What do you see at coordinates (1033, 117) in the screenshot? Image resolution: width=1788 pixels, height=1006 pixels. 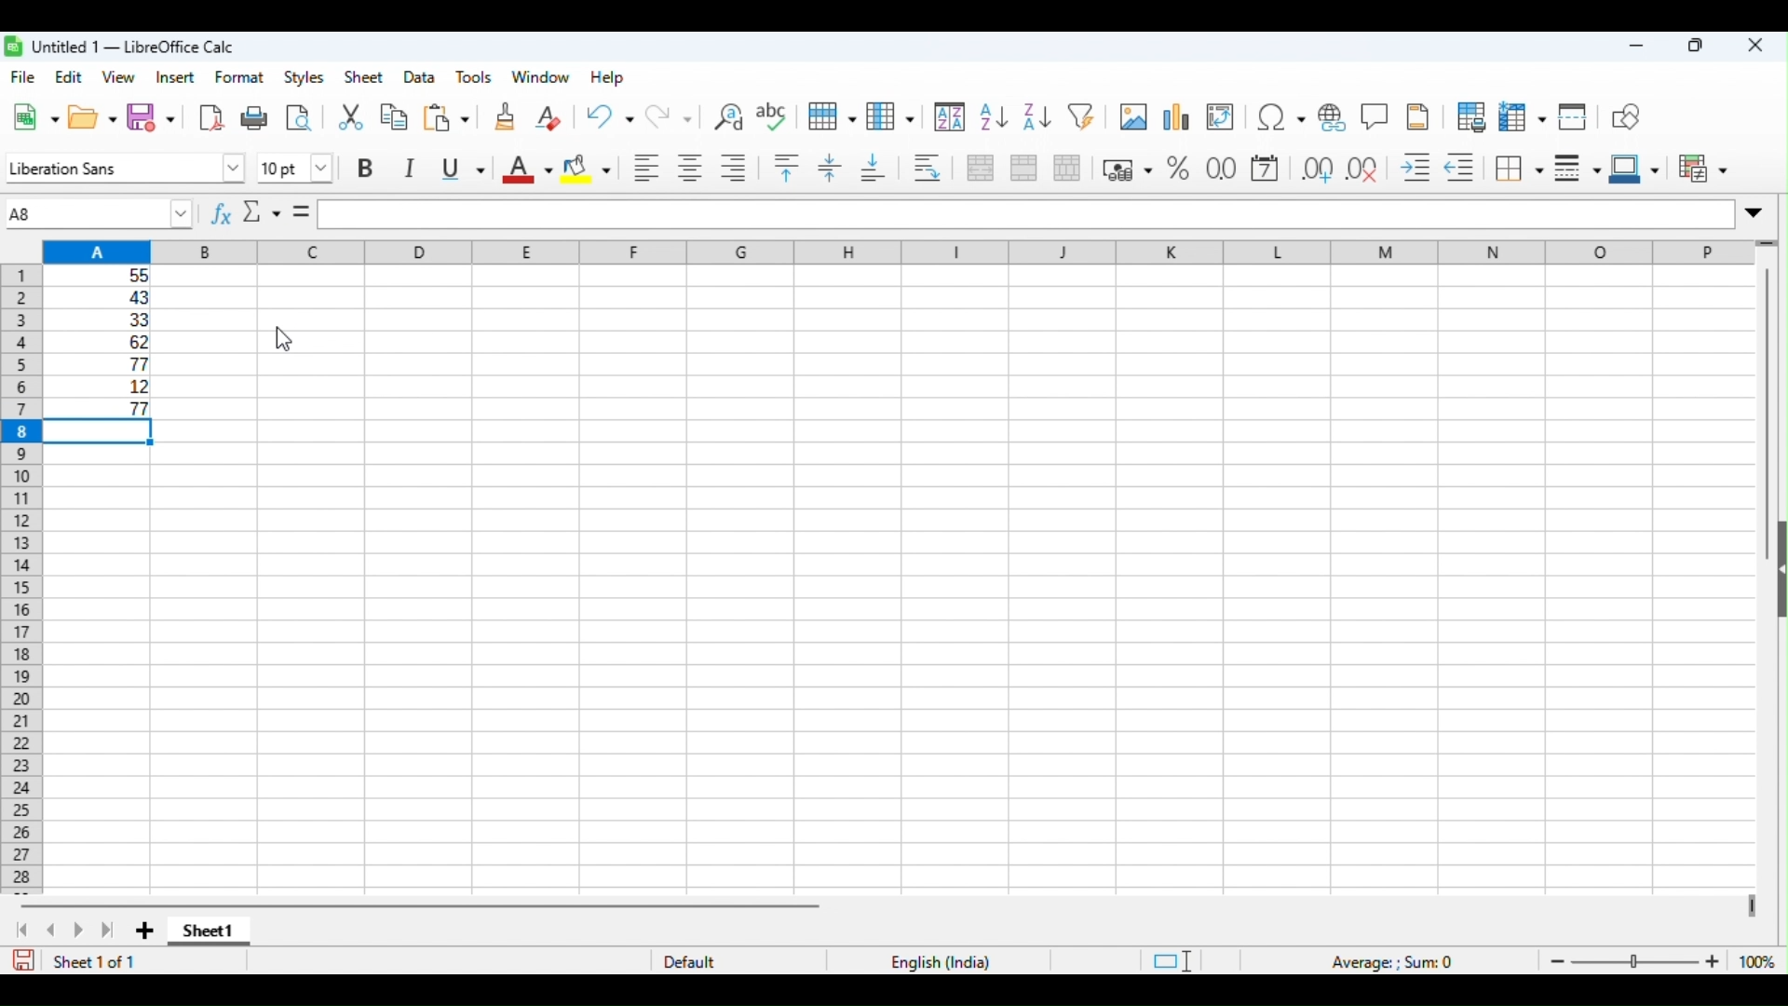 I see `sort descending` at bounding box center [1033, 117].